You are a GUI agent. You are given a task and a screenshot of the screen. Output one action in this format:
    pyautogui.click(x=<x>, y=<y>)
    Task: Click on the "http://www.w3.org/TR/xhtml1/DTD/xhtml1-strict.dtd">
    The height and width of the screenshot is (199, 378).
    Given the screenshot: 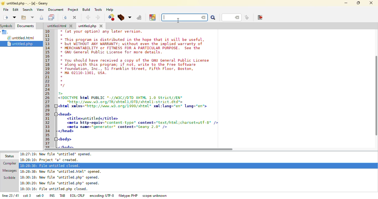 What is the action you would take?
    pyautogui.click(x=121, y=102)
    